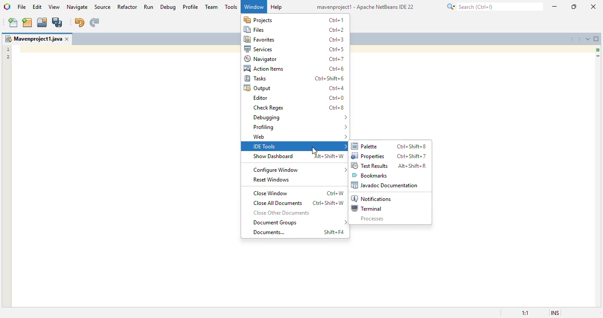 The image size is (603, 318). I want to click on cursor, so click(315, 151).